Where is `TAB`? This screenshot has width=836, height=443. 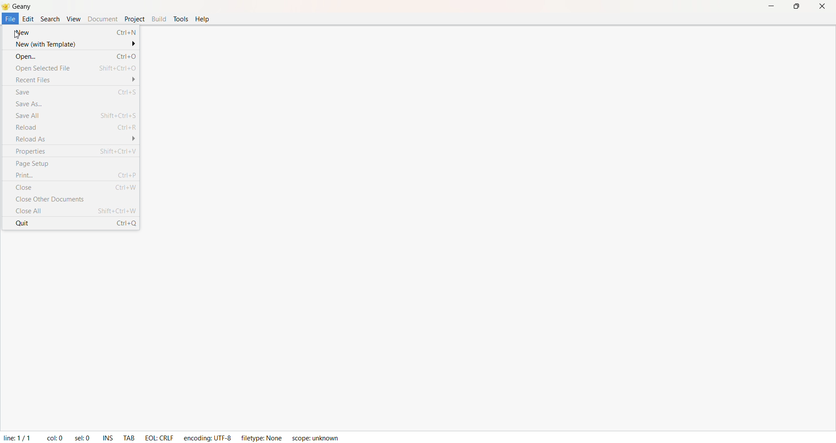 TAB is located at coordinates (131, 437).